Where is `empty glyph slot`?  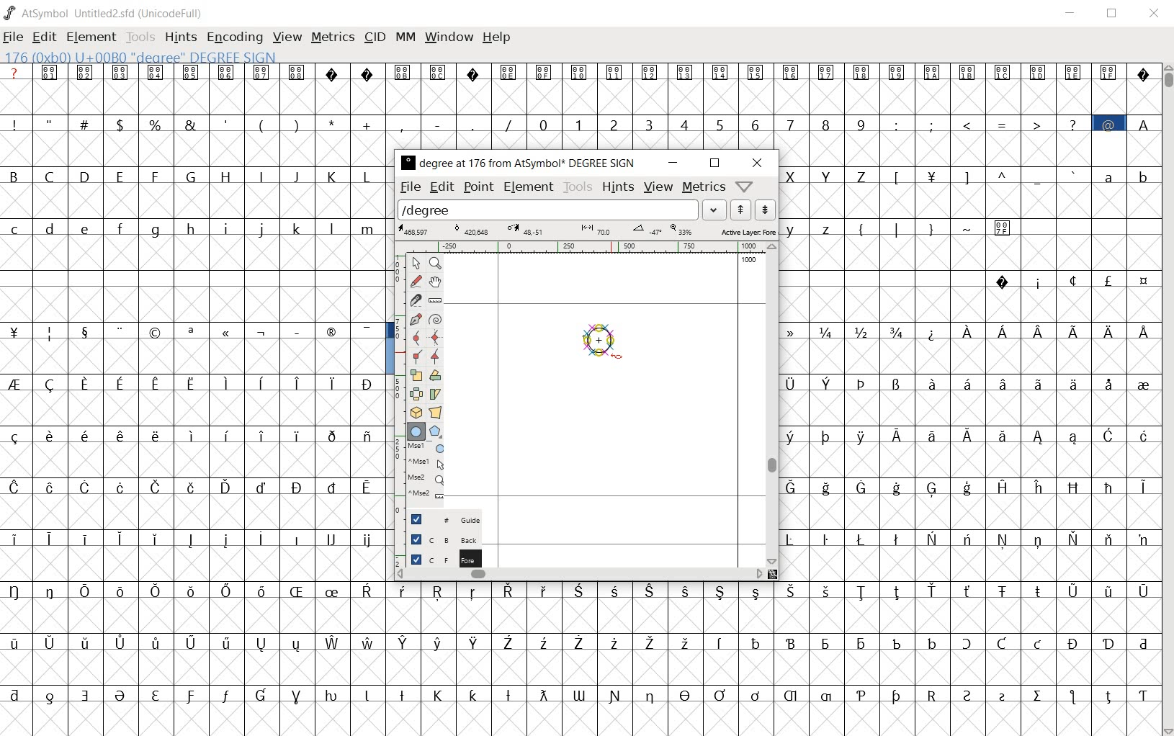
empty glyph slot is located at coordinates (194, 667).